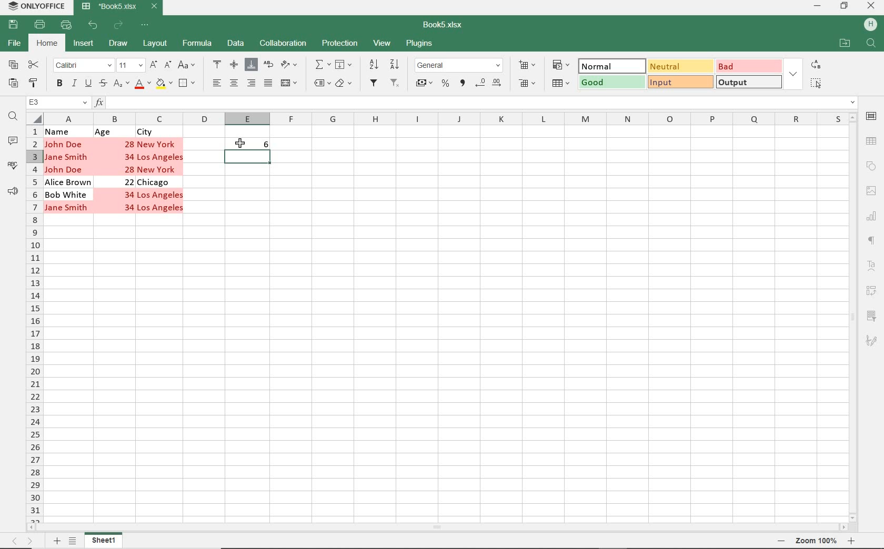 The image size is (884, 549). Describe the element at coordinates (528, 66) in the screenshot. I see `INSERT CELLS` at that location.